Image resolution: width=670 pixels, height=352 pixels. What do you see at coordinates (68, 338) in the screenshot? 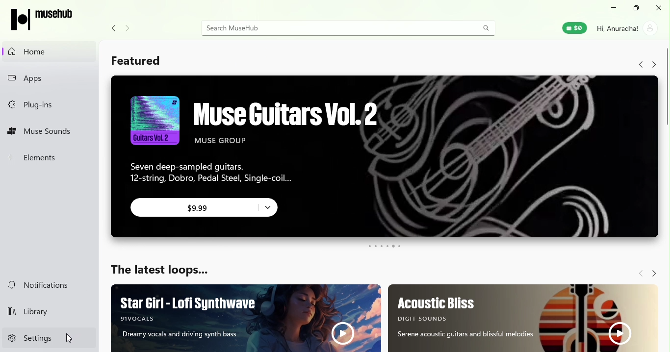
I see `cursor` at bounding box center [68, 338].